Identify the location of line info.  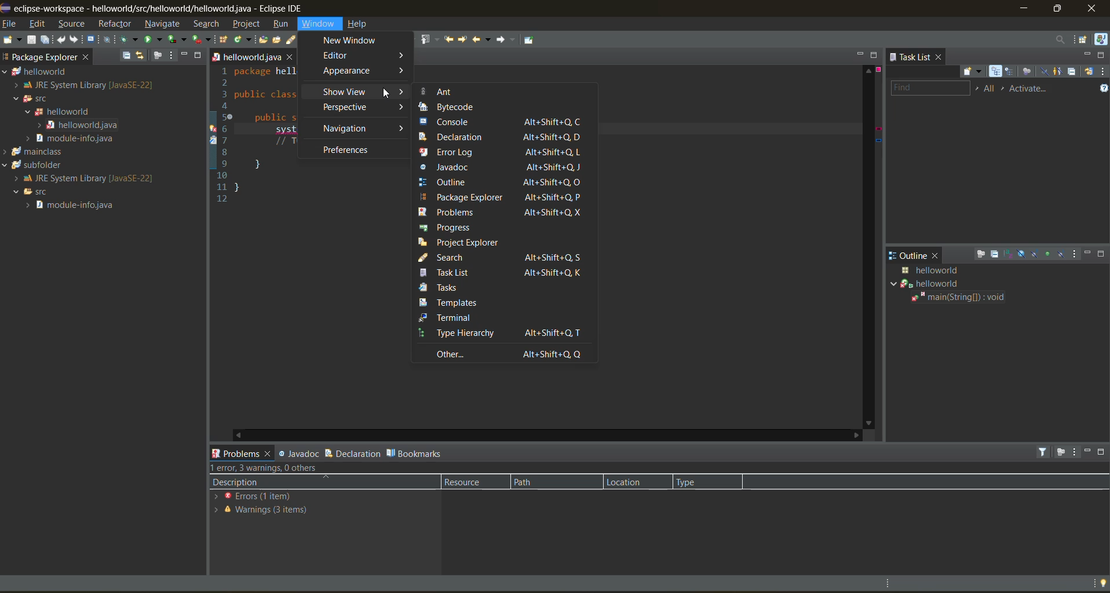
(208, 139).